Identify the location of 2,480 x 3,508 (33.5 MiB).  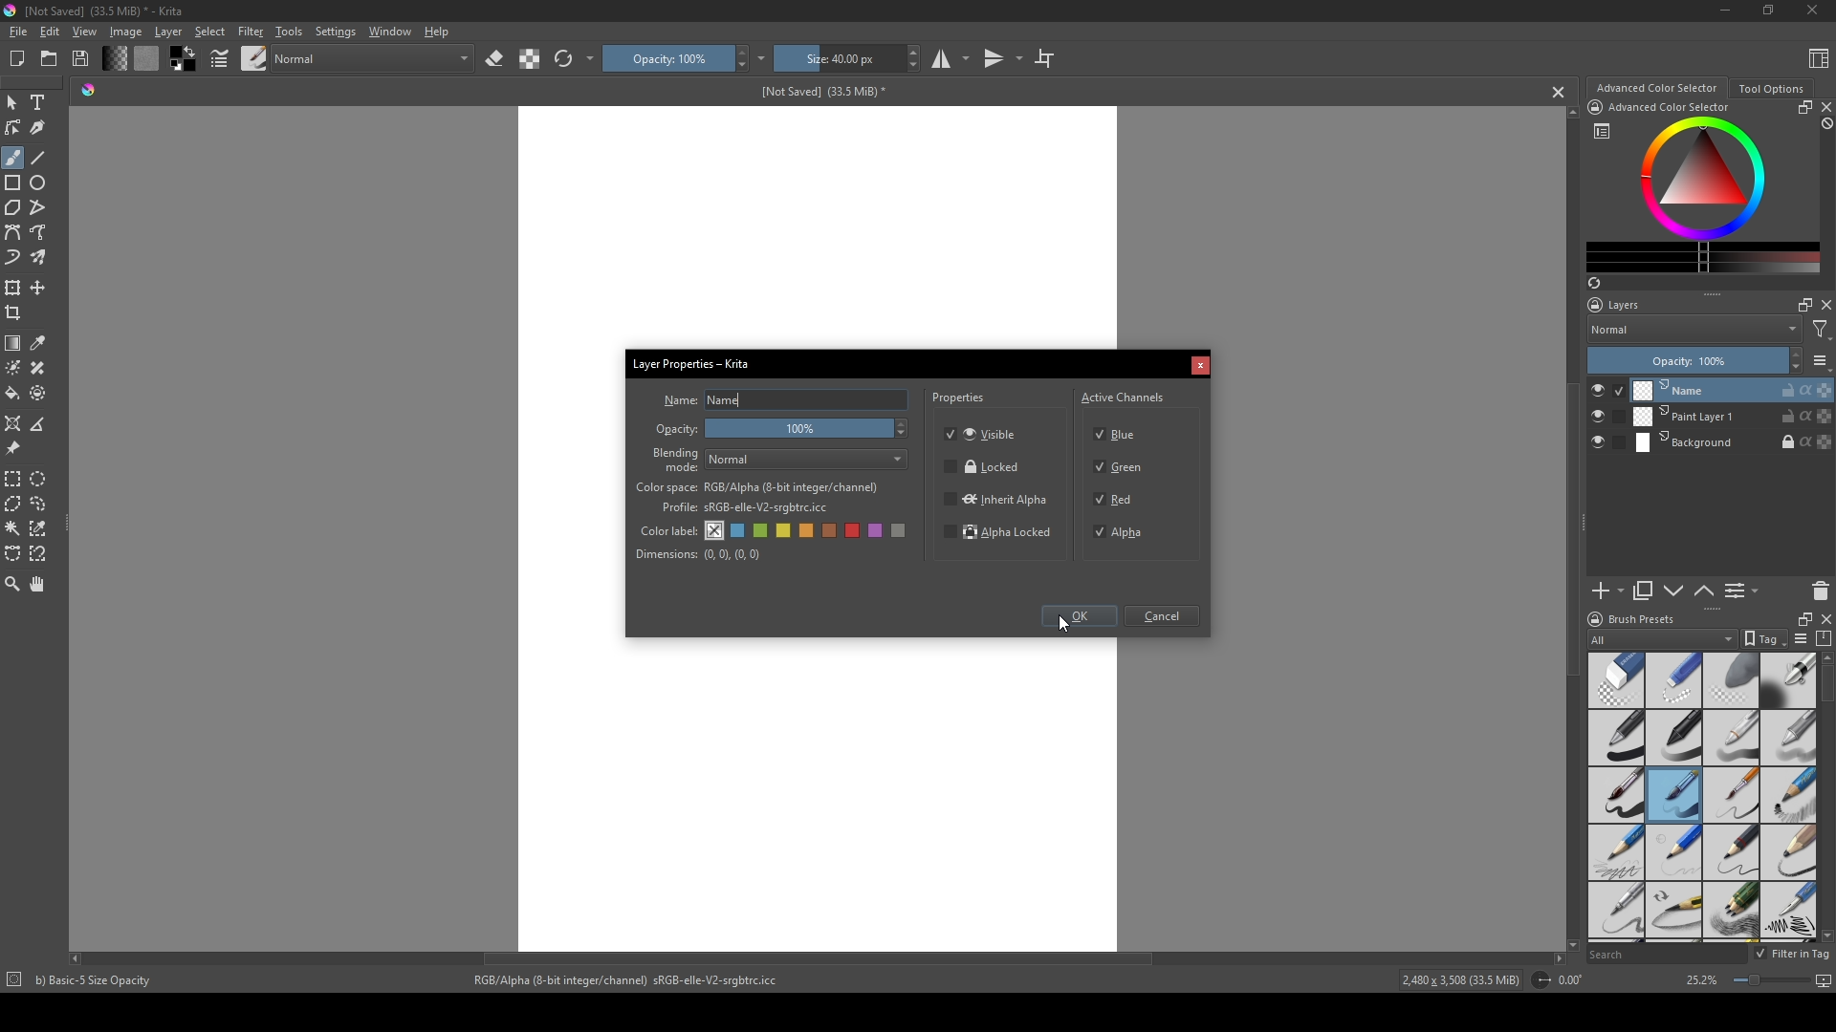
(1457, 982).